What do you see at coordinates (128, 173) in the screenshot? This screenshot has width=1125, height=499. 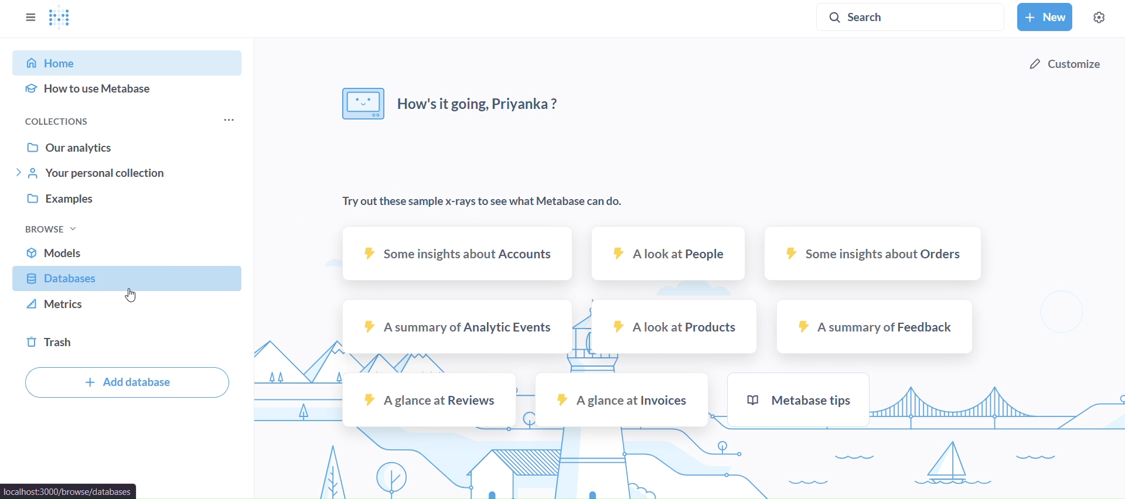 I see `your personal collection` at bounding box center [128, 173].